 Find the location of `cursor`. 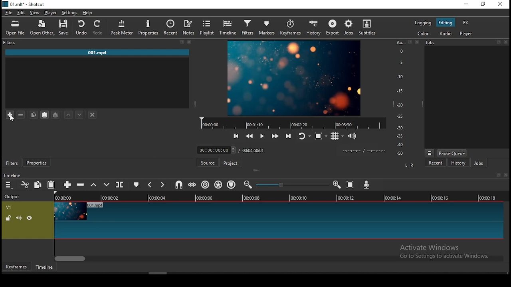

cursor is located at coordinates (12, 120).